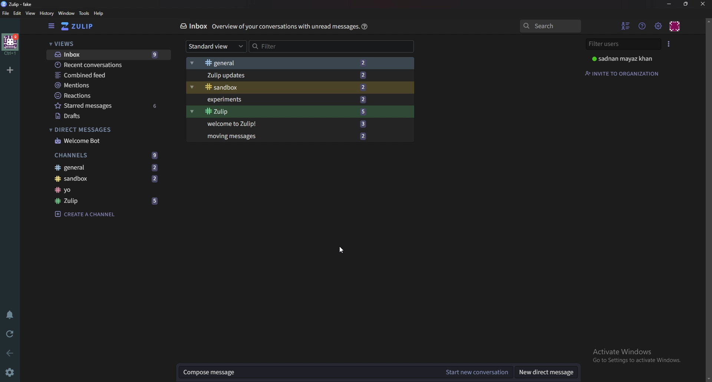 The image size is (712, 382). Describe the element at coordinates (82, 26) in the screenshot. I see `Zulip Logo` at that location.